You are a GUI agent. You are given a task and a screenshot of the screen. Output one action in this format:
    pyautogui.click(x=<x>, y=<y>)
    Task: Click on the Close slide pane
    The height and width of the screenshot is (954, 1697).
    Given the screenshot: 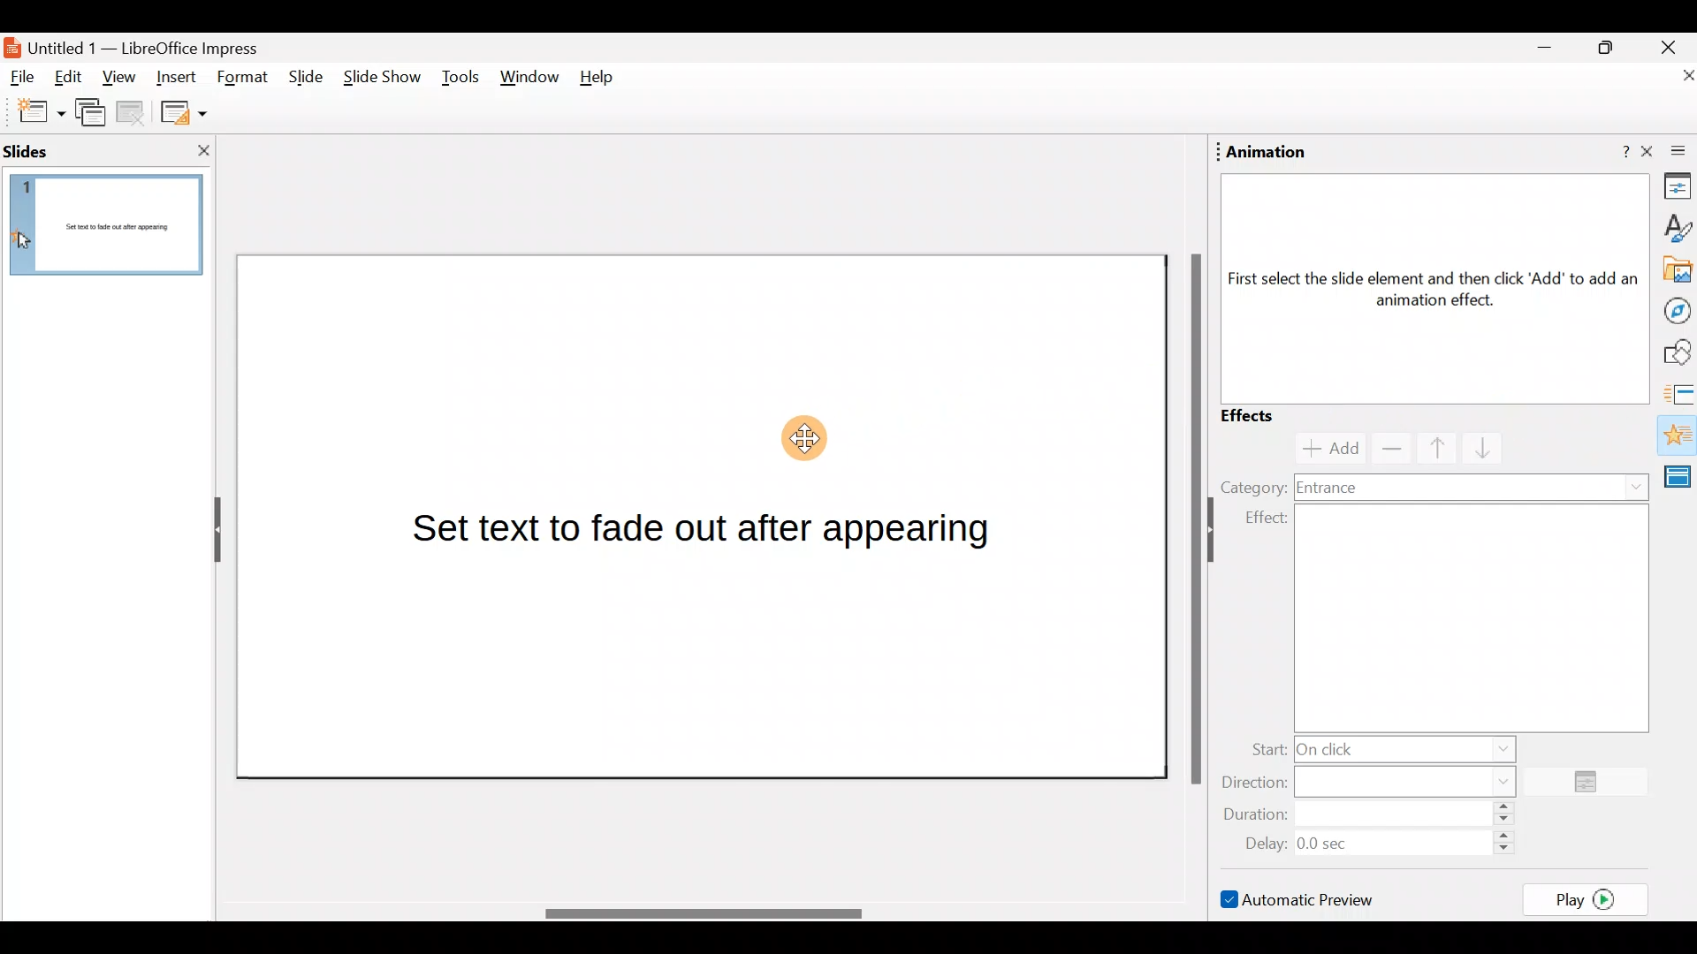 What is the action you would take?
    pyautogui.click(x=198, y=150)
    